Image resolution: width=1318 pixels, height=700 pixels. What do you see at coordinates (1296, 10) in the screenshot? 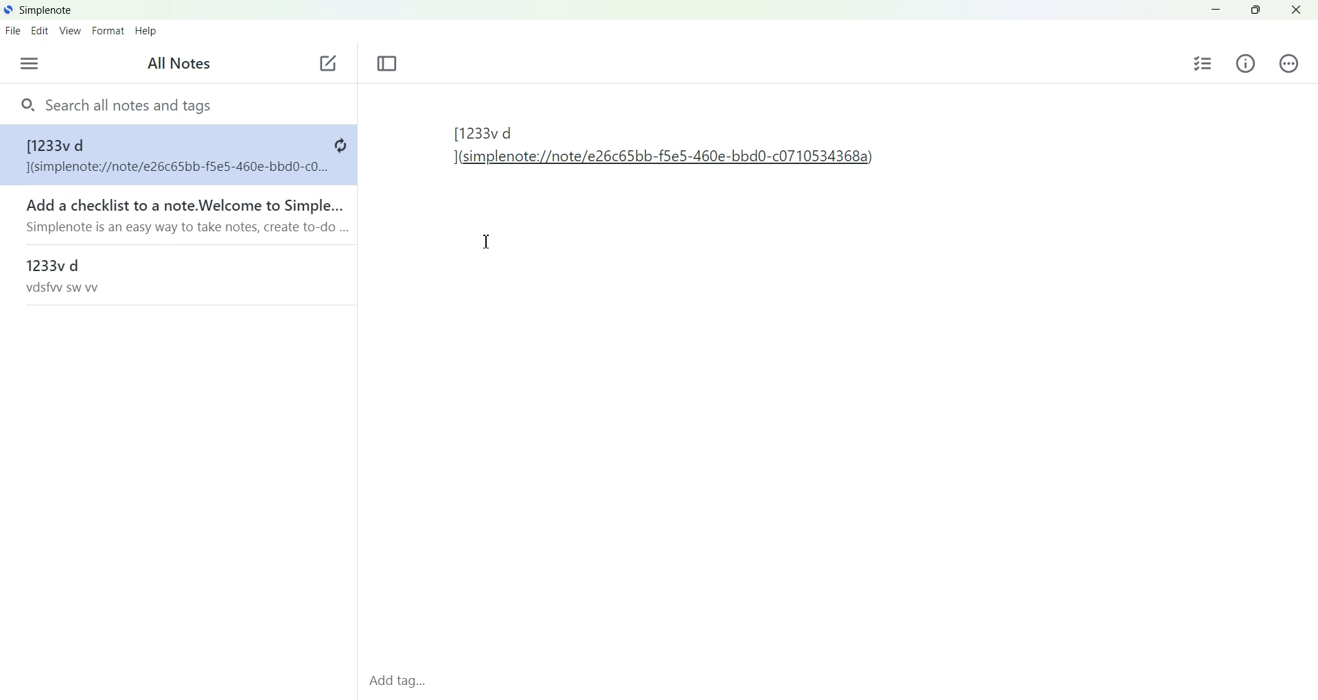
I see `Close` at bounding box center [1296, 10].